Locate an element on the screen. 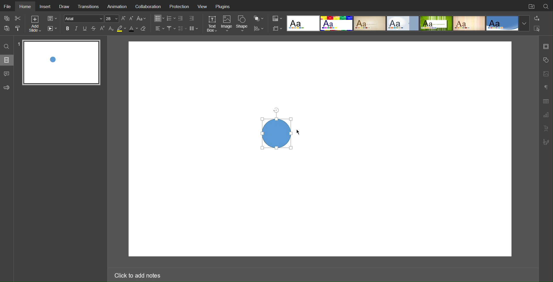 This screenshot has width=553, height=282. Distribution is located at coordinates (259, 28).